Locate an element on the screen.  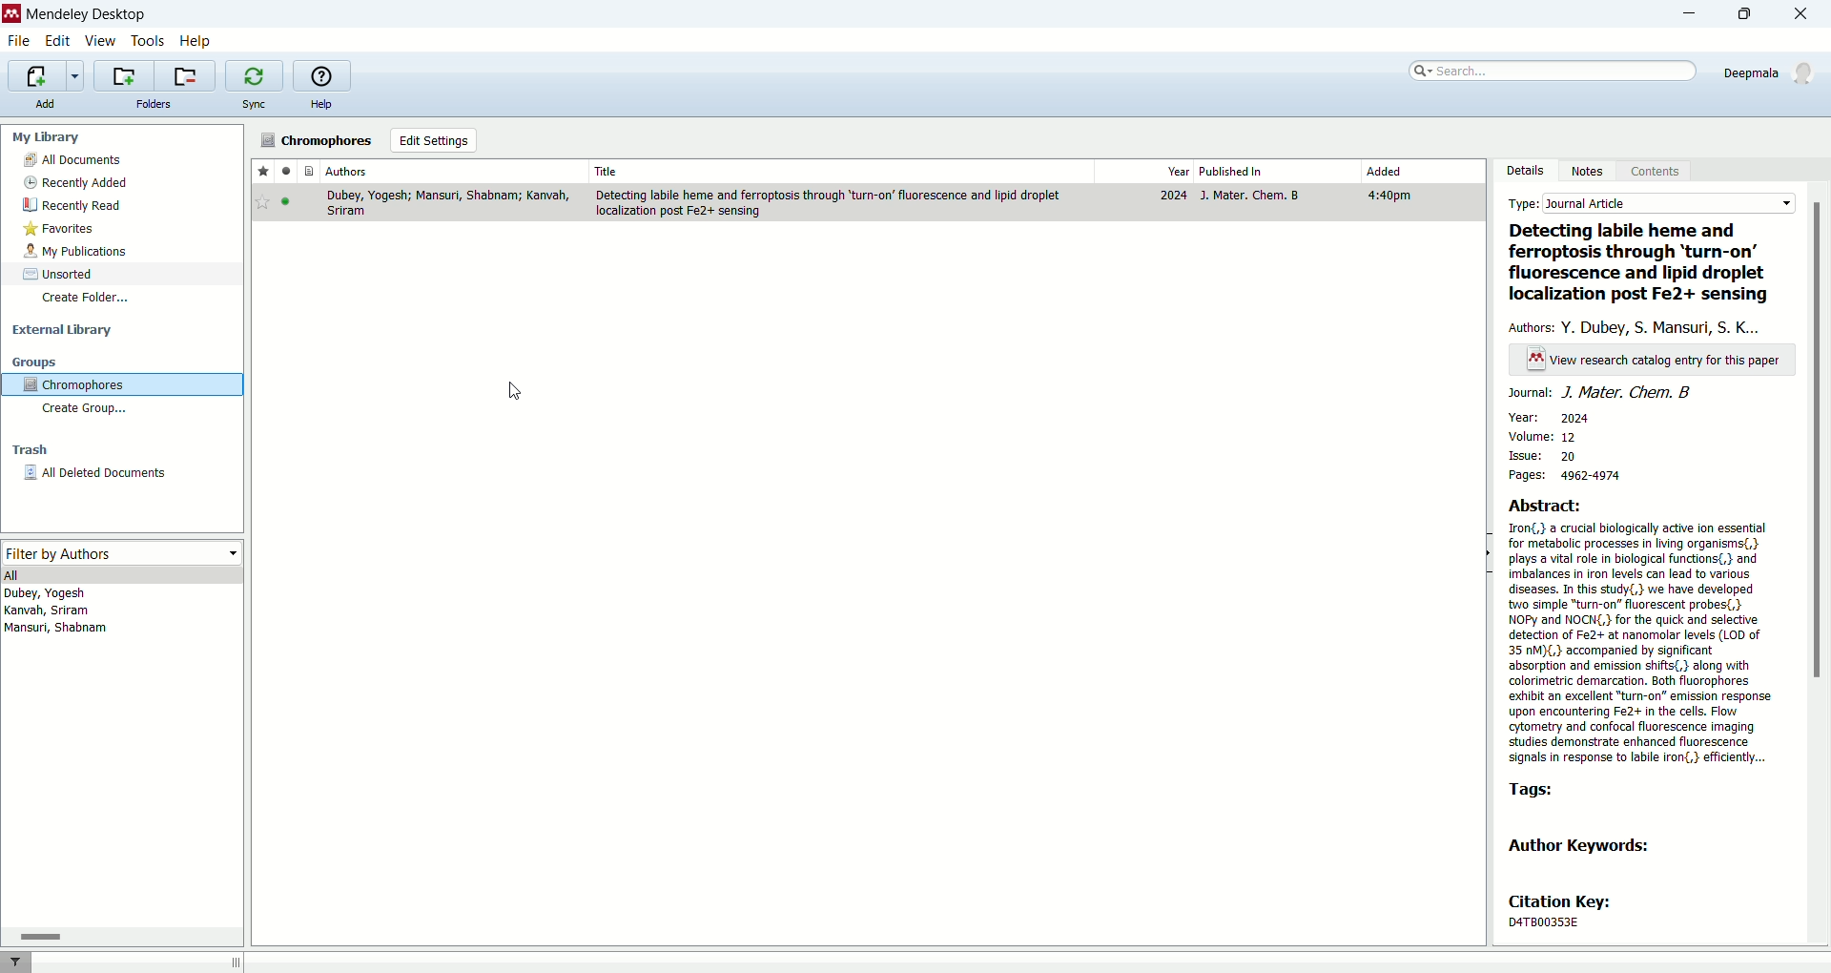
tools is located at coordinates (148, 40).